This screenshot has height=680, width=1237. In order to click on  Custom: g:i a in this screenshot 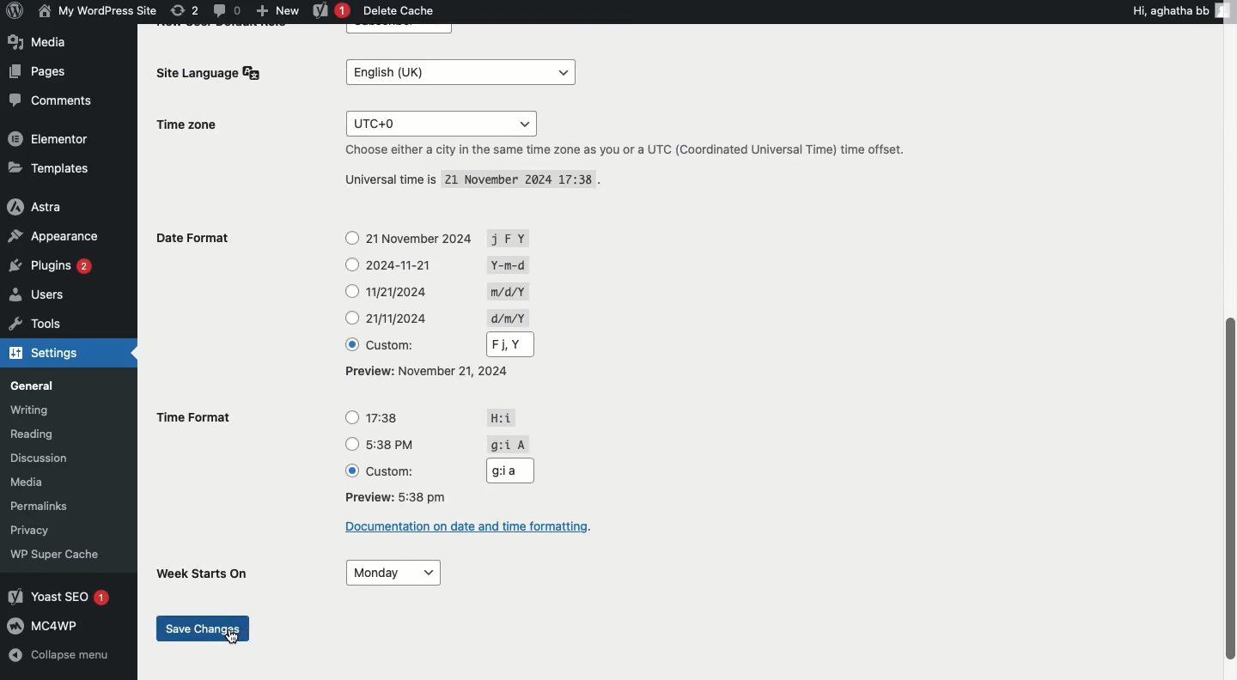, I will do `click(437, 471)`.